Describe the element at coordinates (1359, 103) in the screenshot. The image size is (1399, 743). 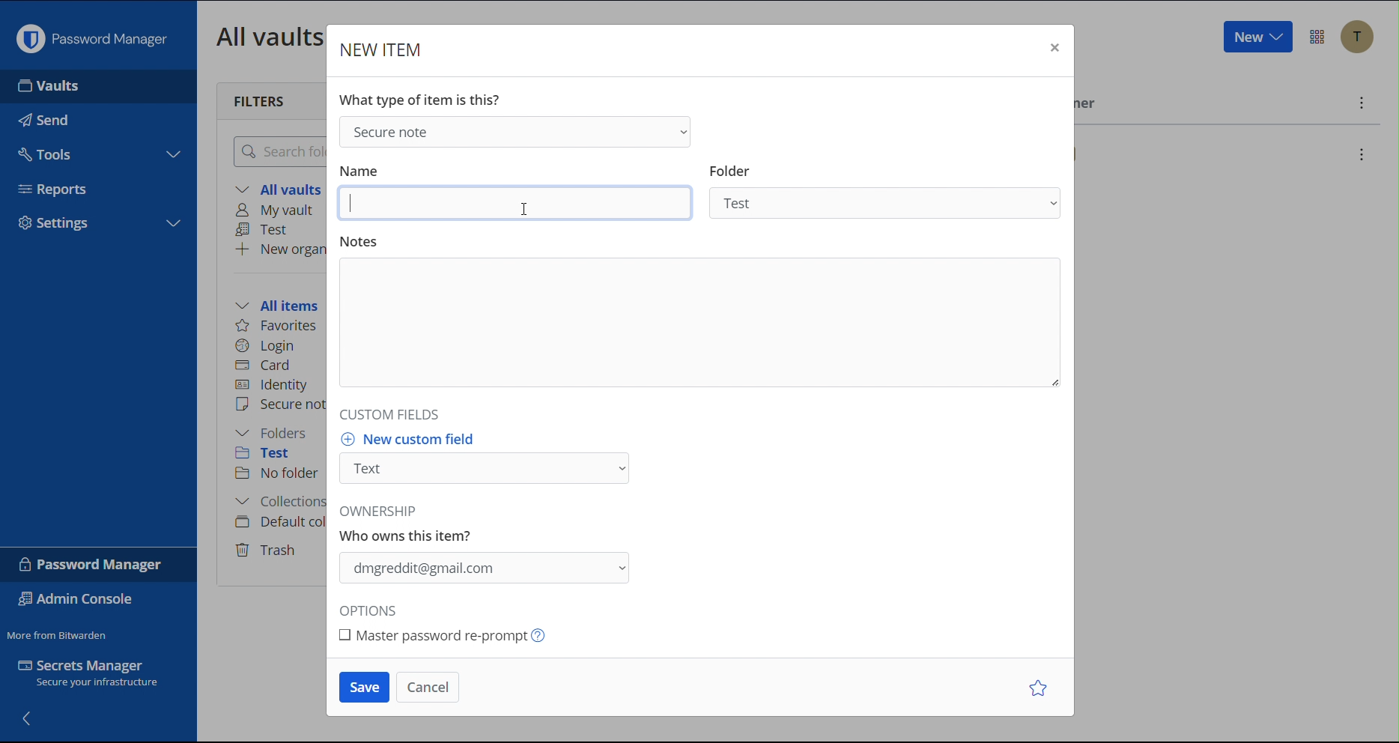
I see `More` at that location.